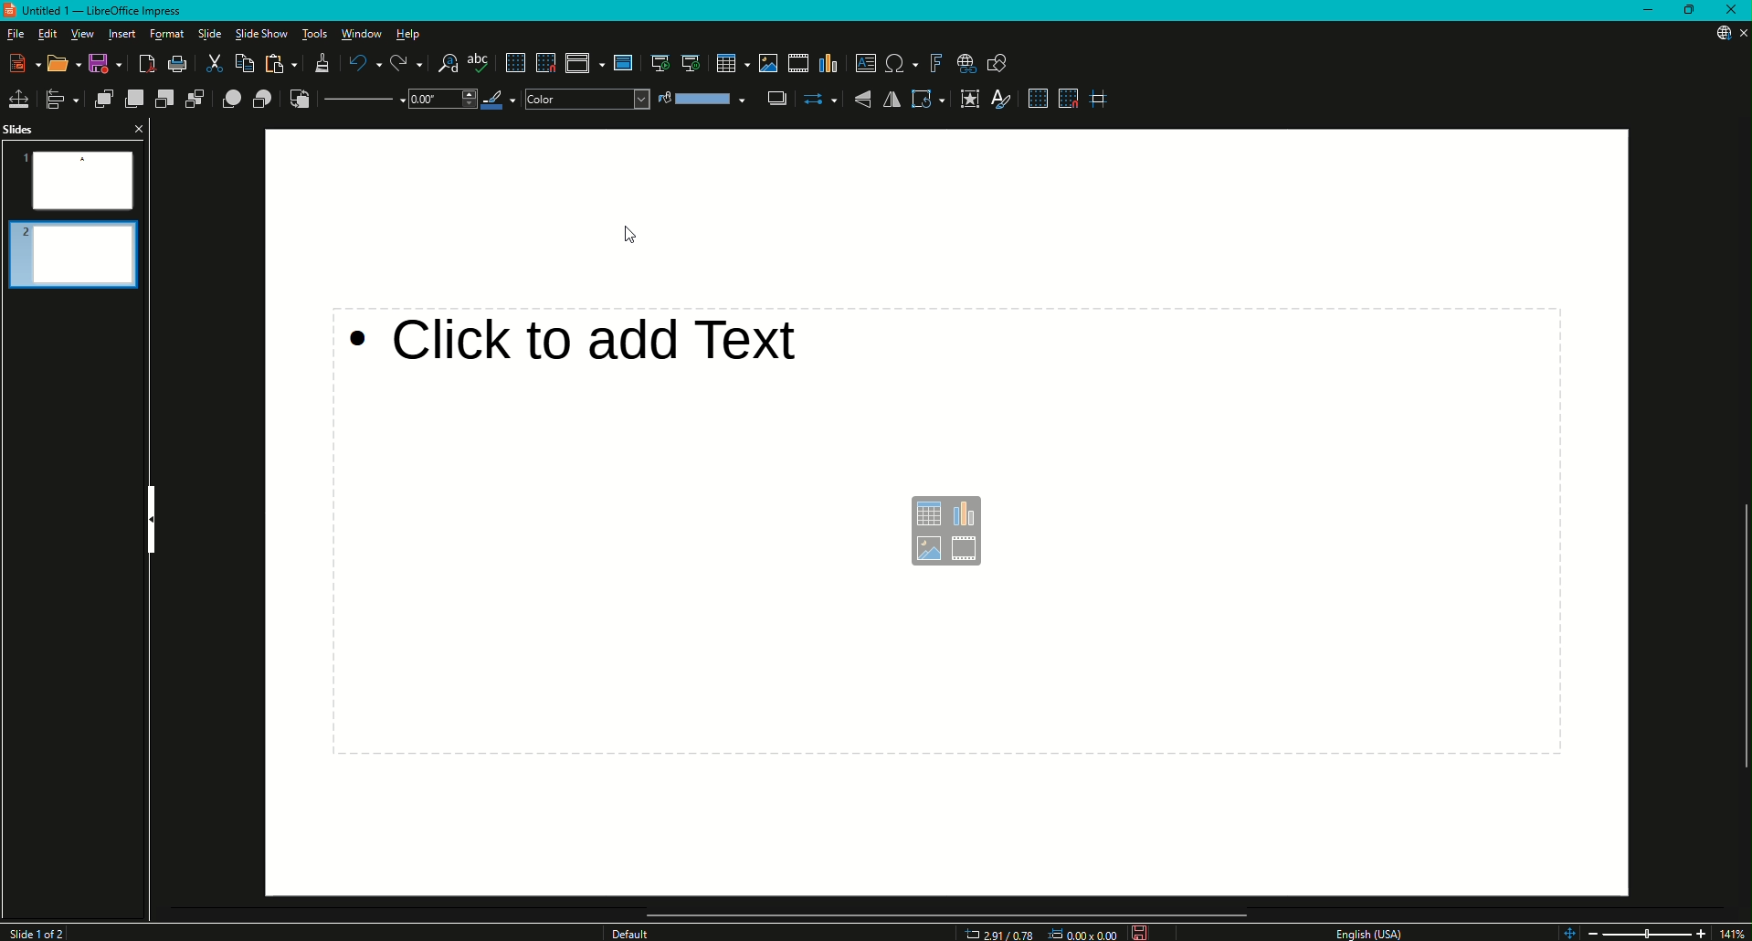 The height and width of the screenshot is (941, 1752). What do you see at coordinates (228, 99) in the screenshot?
I see `In Front of Object` at bounding box center [228, 99].